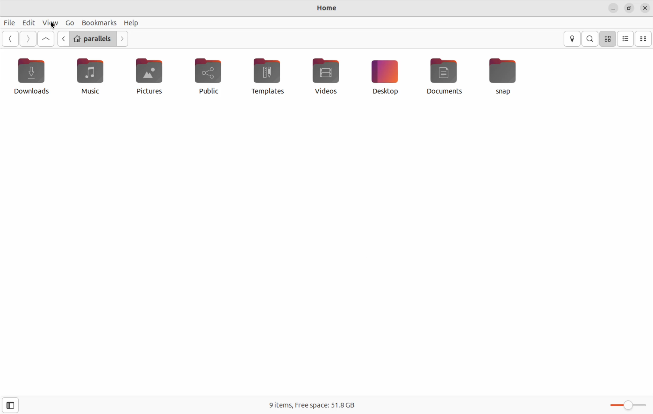  Describe the element at coordinates (503, 75) in the screenshot. I see `Snap file` at that location.